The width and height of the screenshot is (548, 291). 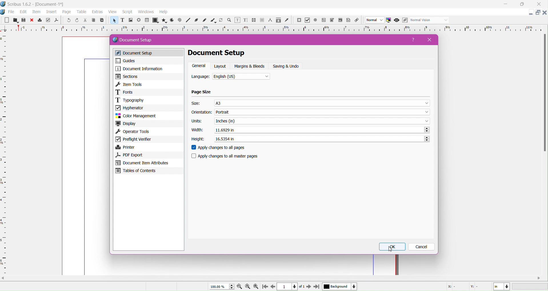 What do you see at coordinates (98, 12) in the screenshot?
I see `extras menu` at bounding box center [98, 12].